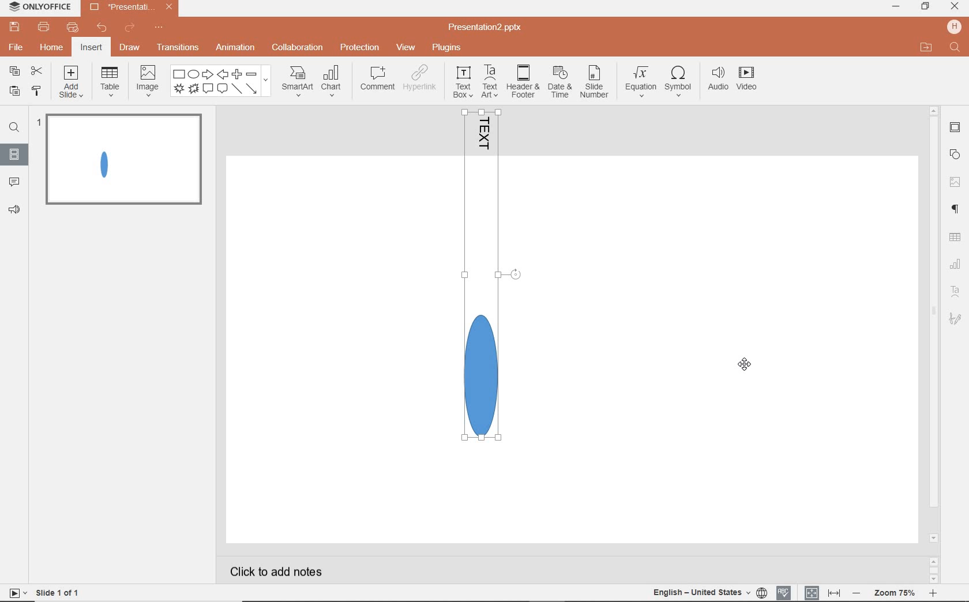 This screenshot has width=969, height=602. What do you see at coordinates (279, 570) in the screenshot?
I see `CLICK TO ADD NOTES` at bounding box center [279, 570].